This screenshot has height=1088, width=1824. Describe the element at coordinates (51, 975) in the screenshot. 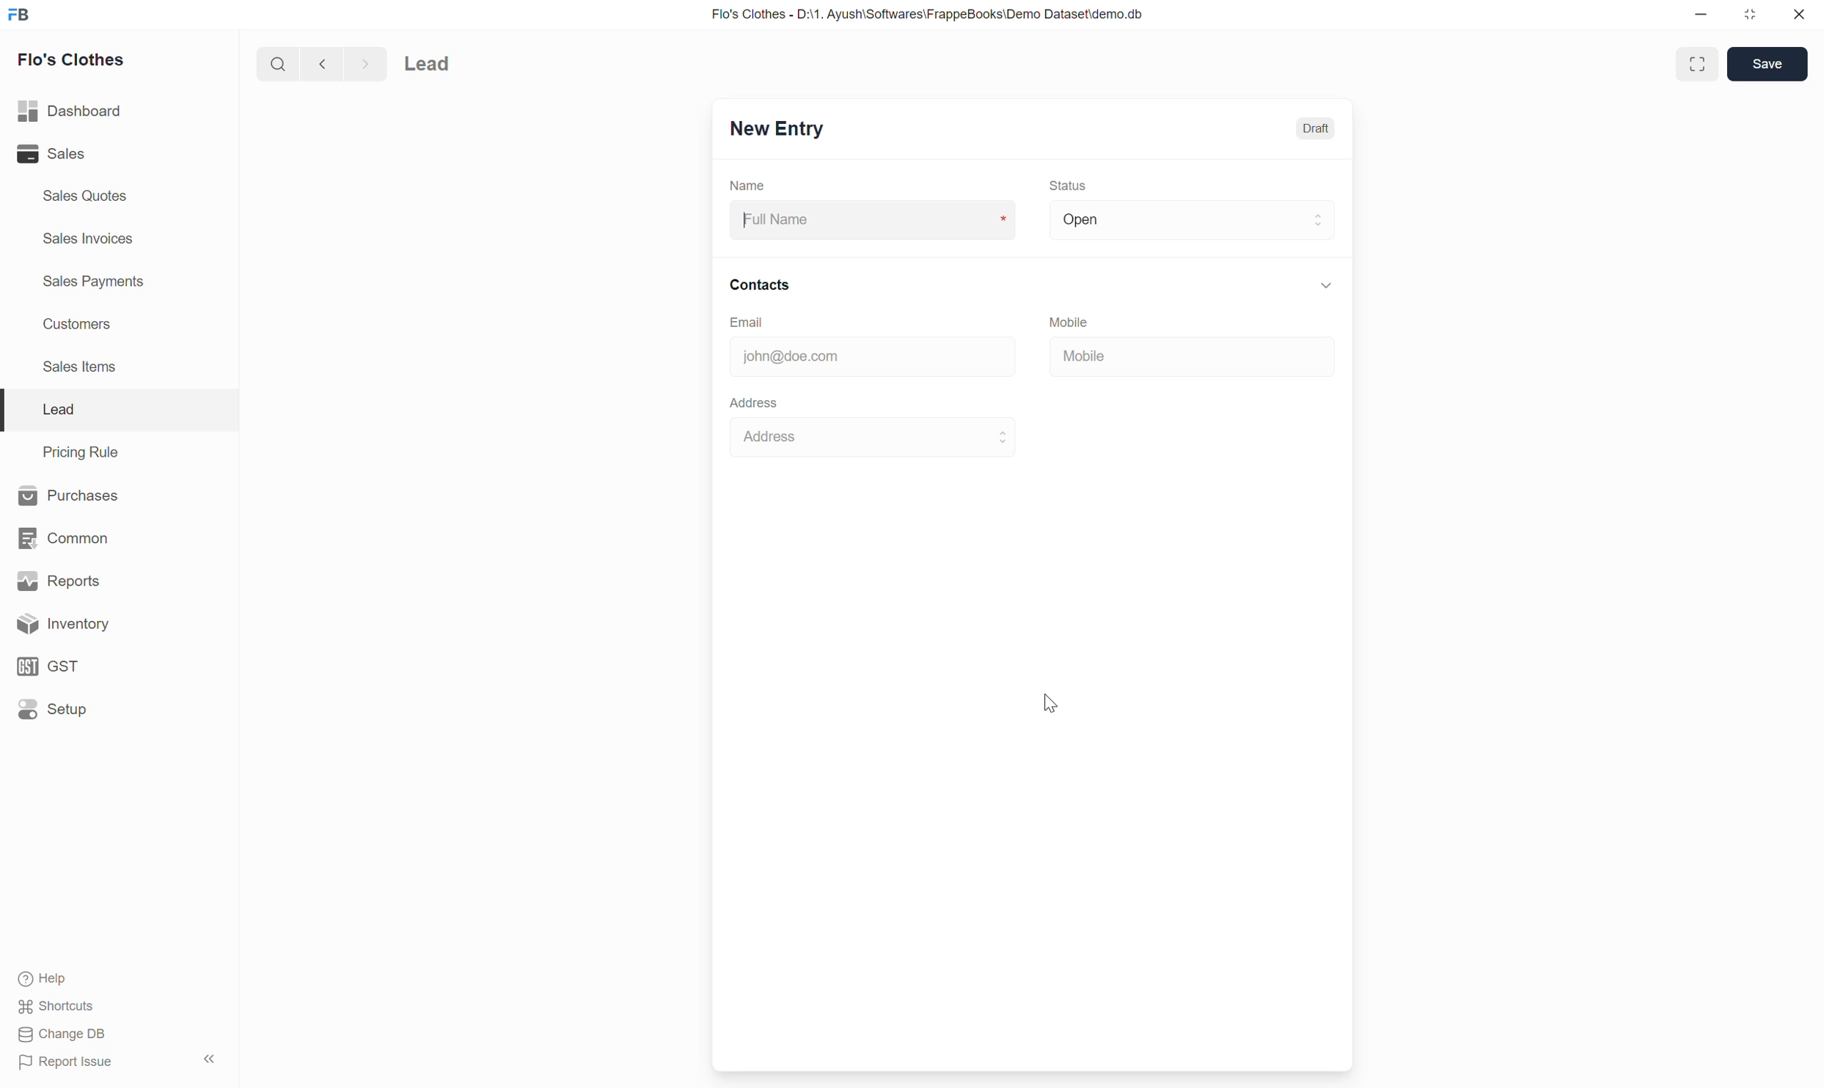

I see `(®) Help` at that location.